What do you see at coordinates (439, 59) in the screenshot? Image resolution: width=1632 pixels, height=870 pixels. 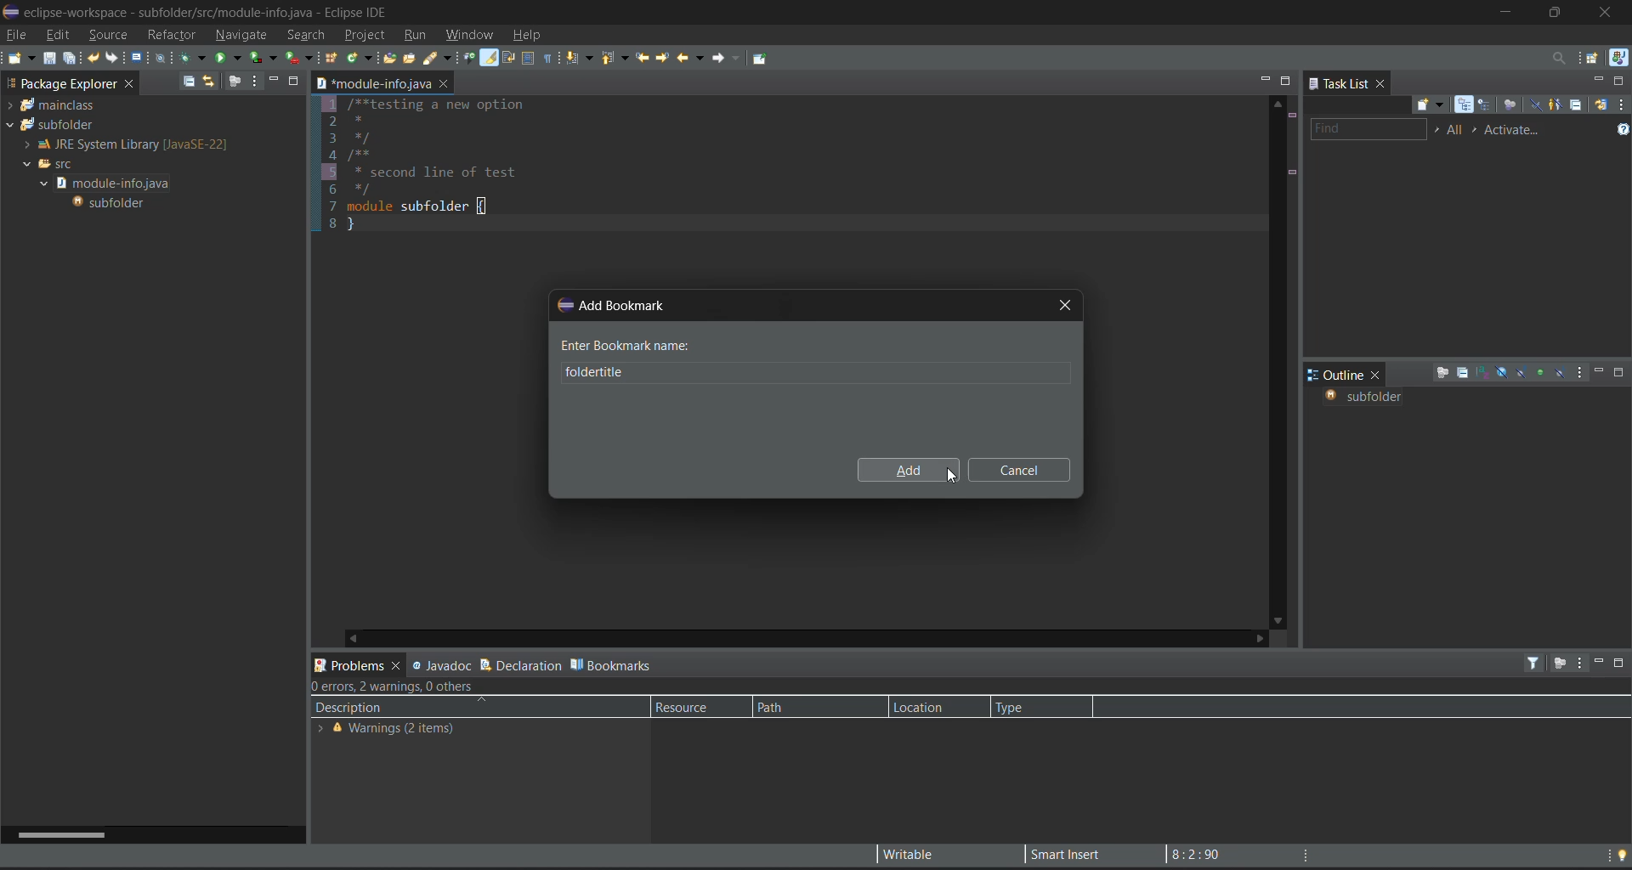 I see `search` at bounding box center [439, 59].